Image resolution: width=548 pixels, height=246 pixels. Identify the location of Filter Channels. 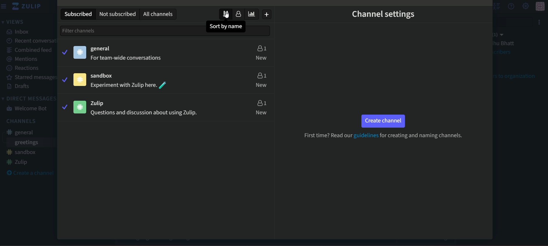
(88, 31).